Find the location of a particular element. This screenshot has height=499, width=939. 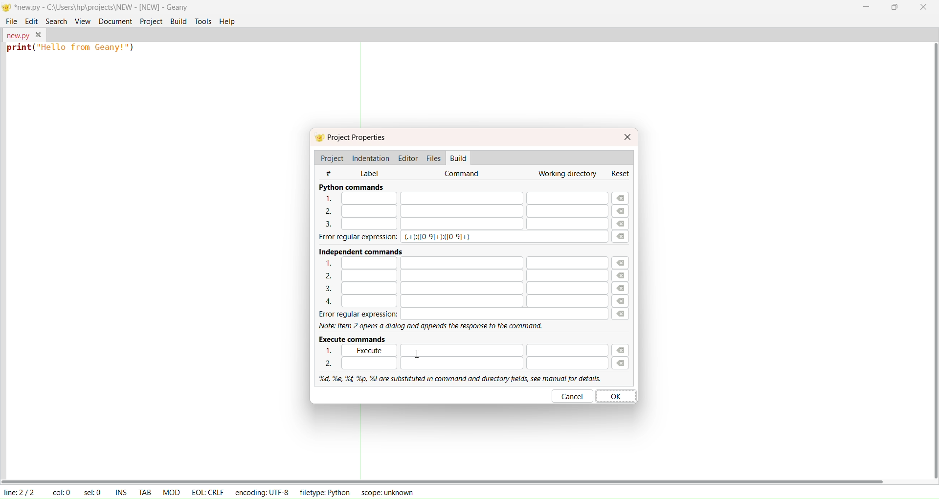

close dialog is located at coordinates (628, 136).